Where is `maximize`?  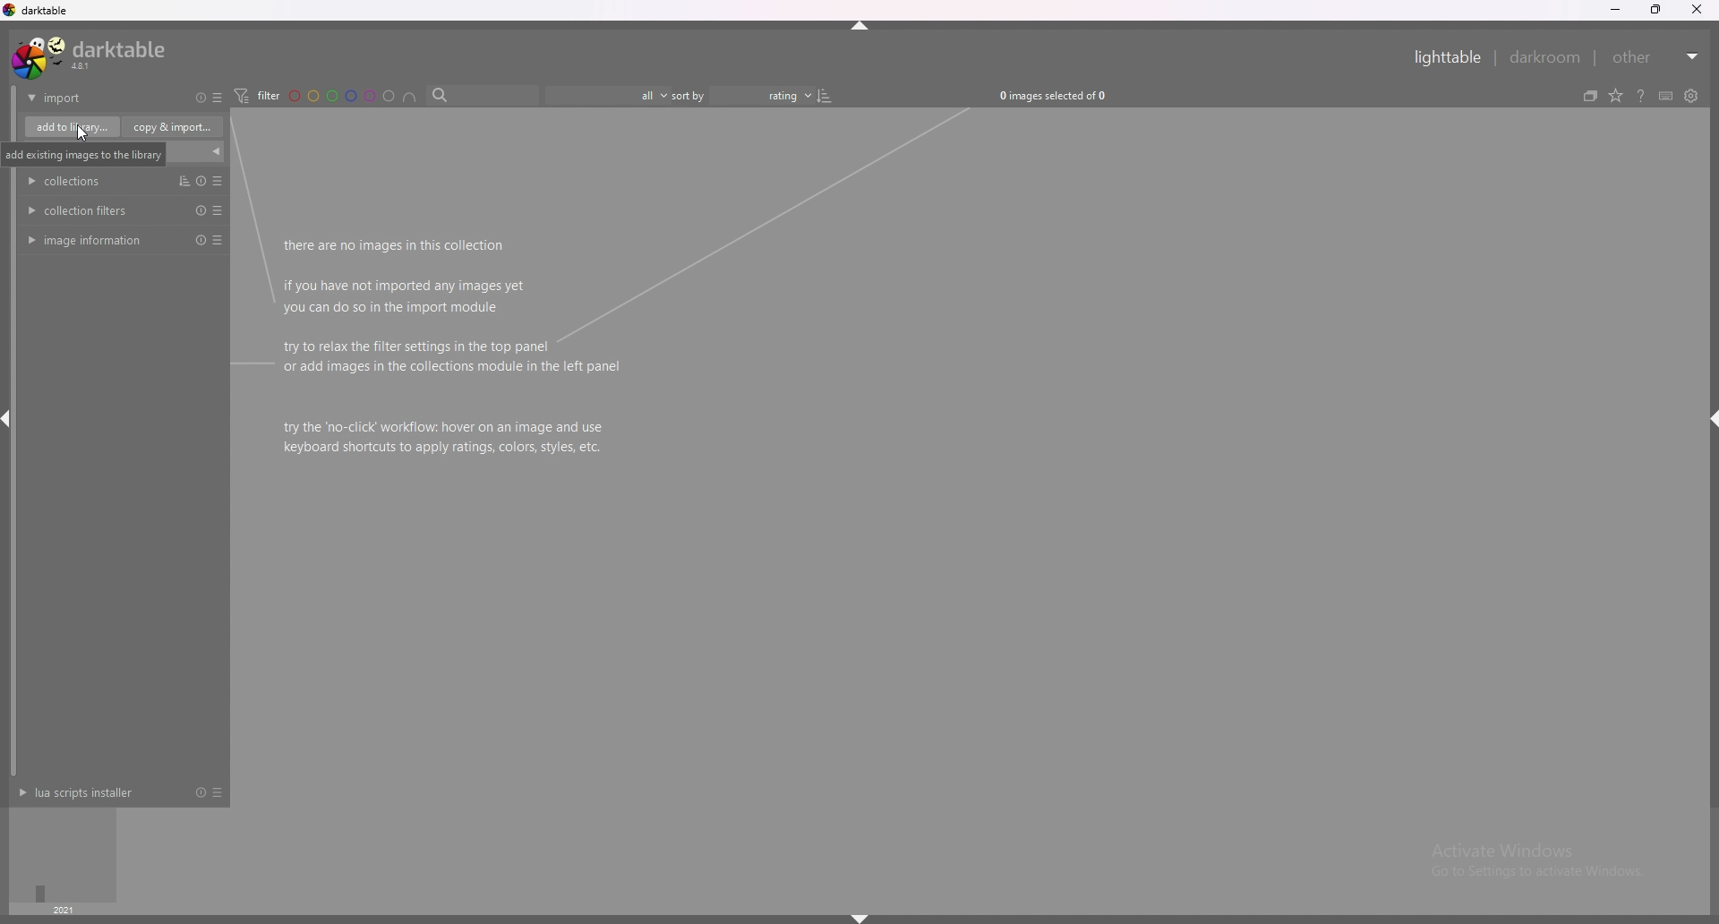
maximize is located at coordinates (1657, 10).